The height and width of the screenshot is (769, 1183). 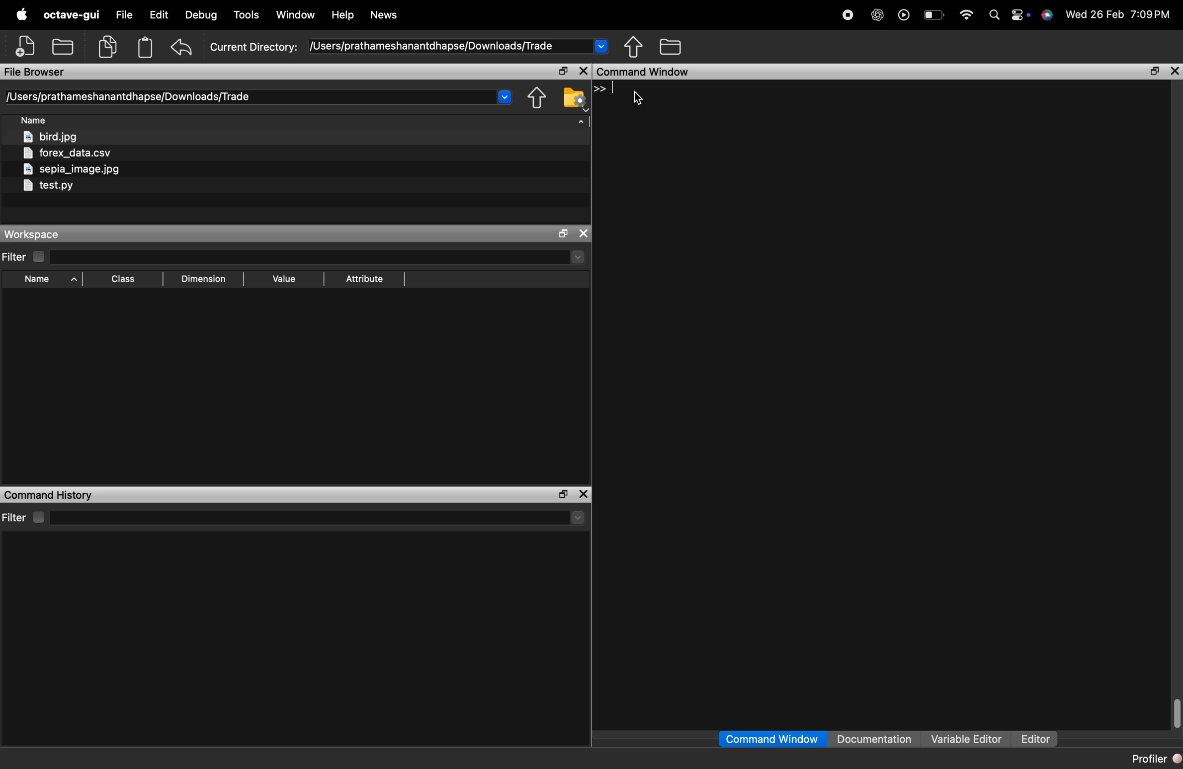 What do you see at coordinates (343, 16) in the screenshot?
I see `help` at bounding box center [343, 16].